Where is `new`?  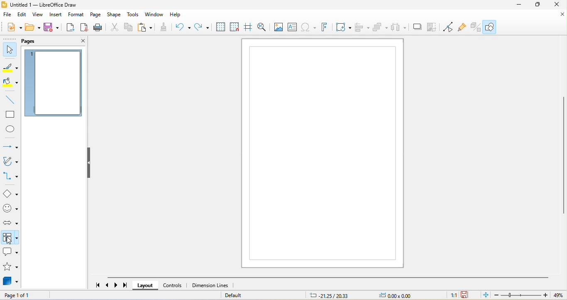
new is located at coordinates (15, 27).